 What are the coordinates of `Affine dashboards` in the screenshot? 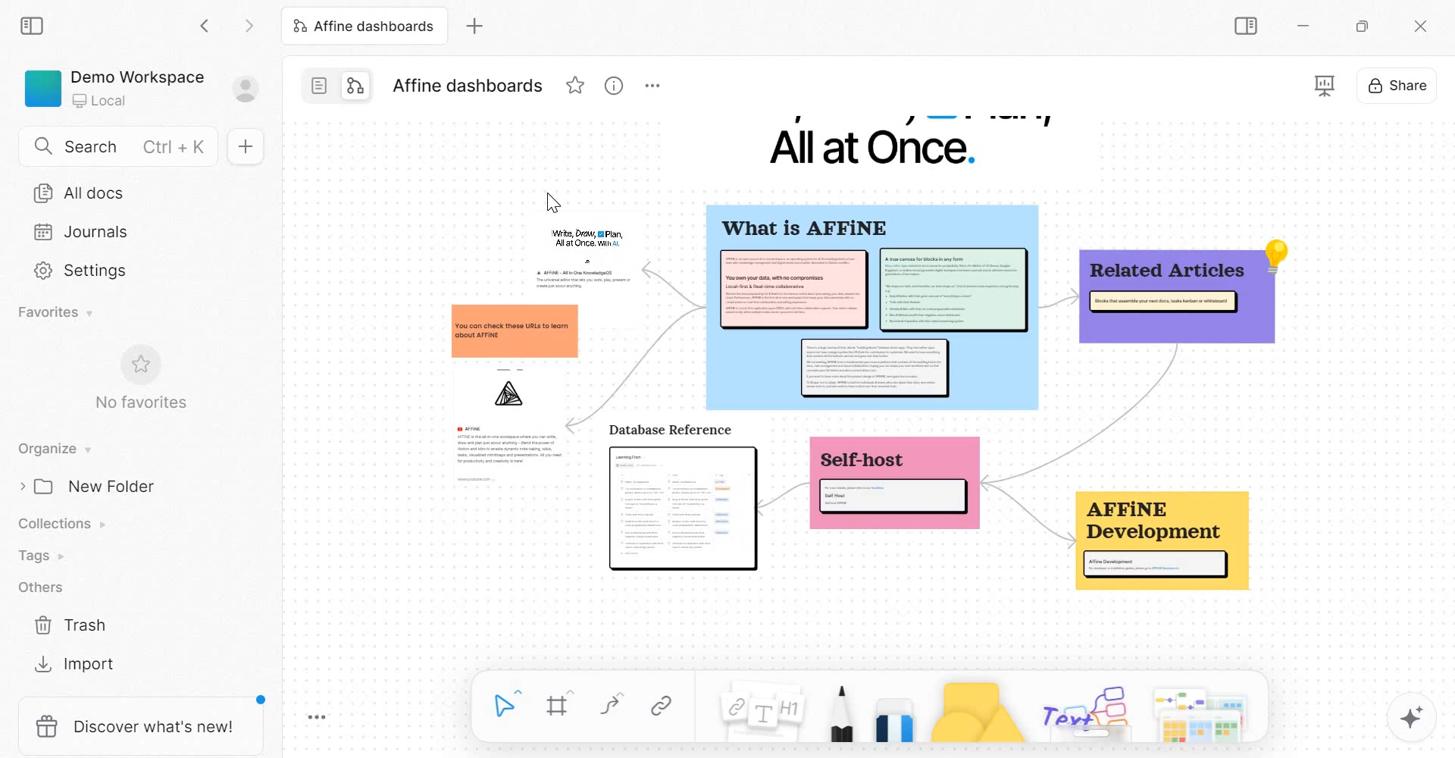 It's located at (470, 85).